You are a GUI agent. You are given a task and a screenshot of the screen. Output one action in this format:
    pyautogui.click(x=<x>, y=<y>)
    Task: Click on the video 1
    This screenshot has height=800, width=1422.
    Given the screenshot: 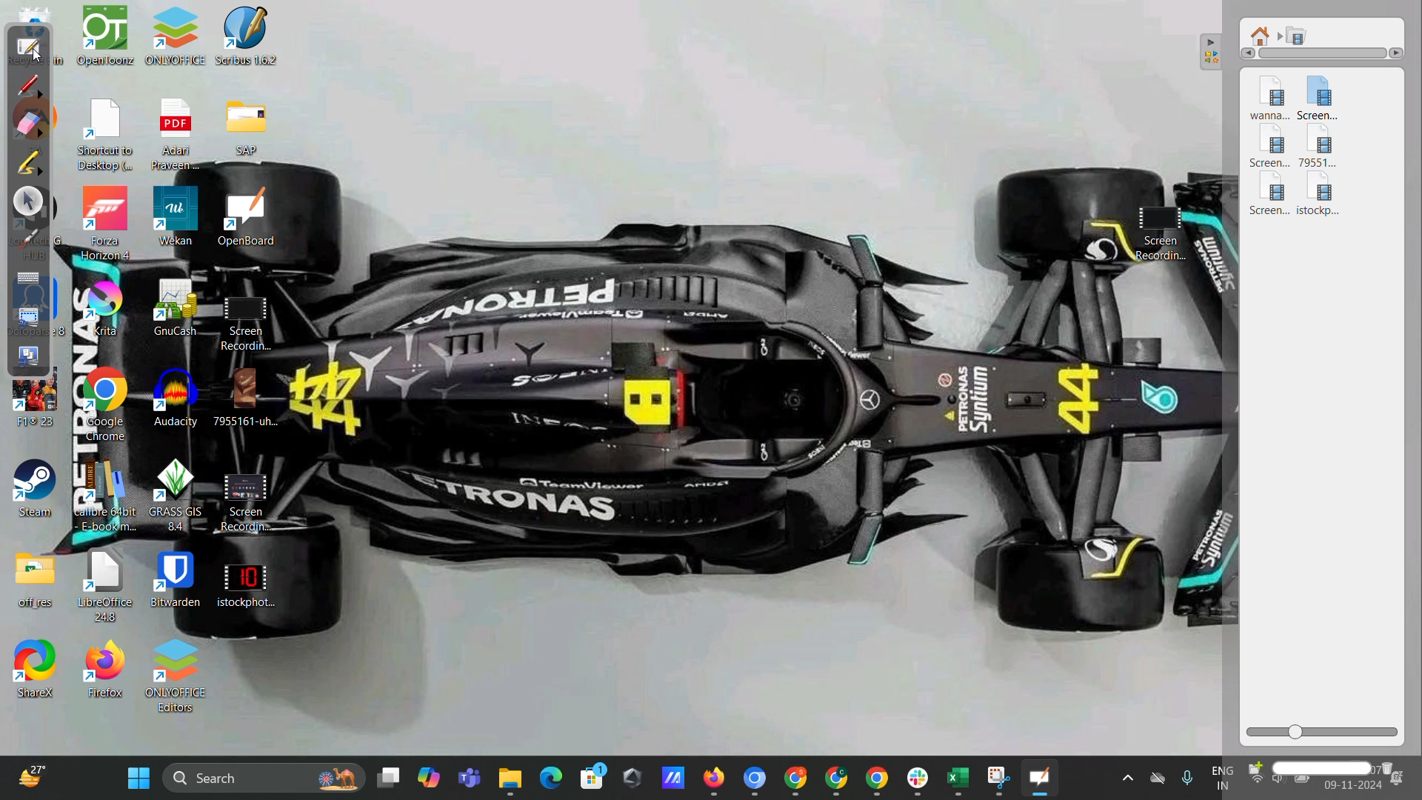 What is the action you would take?
    pyautogui.click(x=1269, y=98)
    